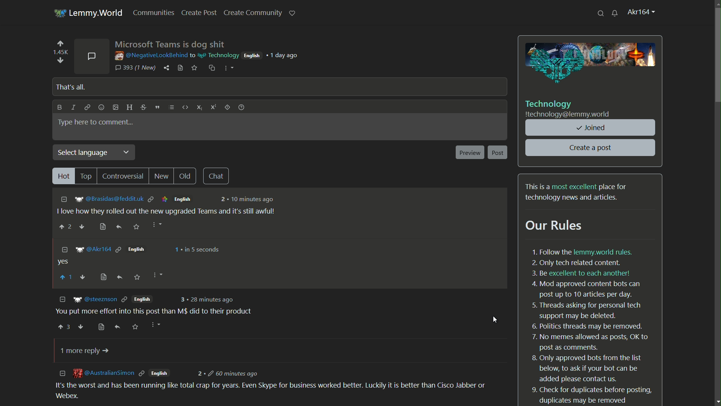 The image size is (721, 406). I want to click on unread messages, so click(615, 13).